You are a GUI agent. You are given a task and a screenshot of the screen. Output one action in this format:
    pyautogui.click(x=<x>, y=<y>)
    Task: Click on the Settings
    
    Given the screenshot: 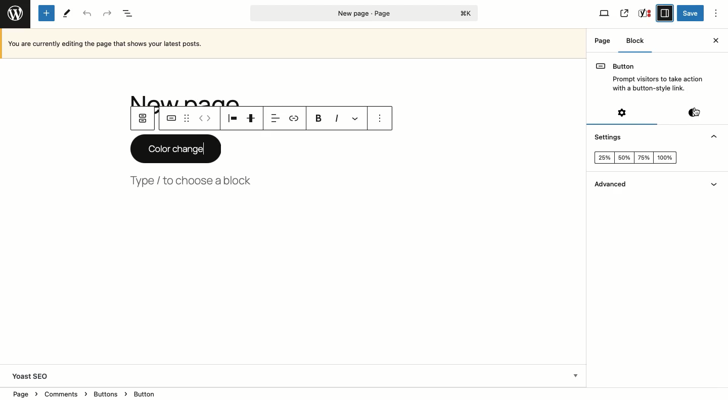 What is the action you would take?
    pyautogui.click(x=623, y=112)
    